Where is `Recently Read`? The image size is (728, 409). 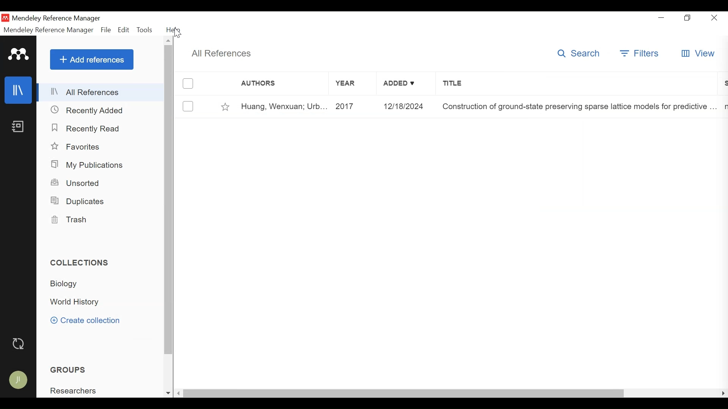
Recently Read is located at coordinates (86, 128).